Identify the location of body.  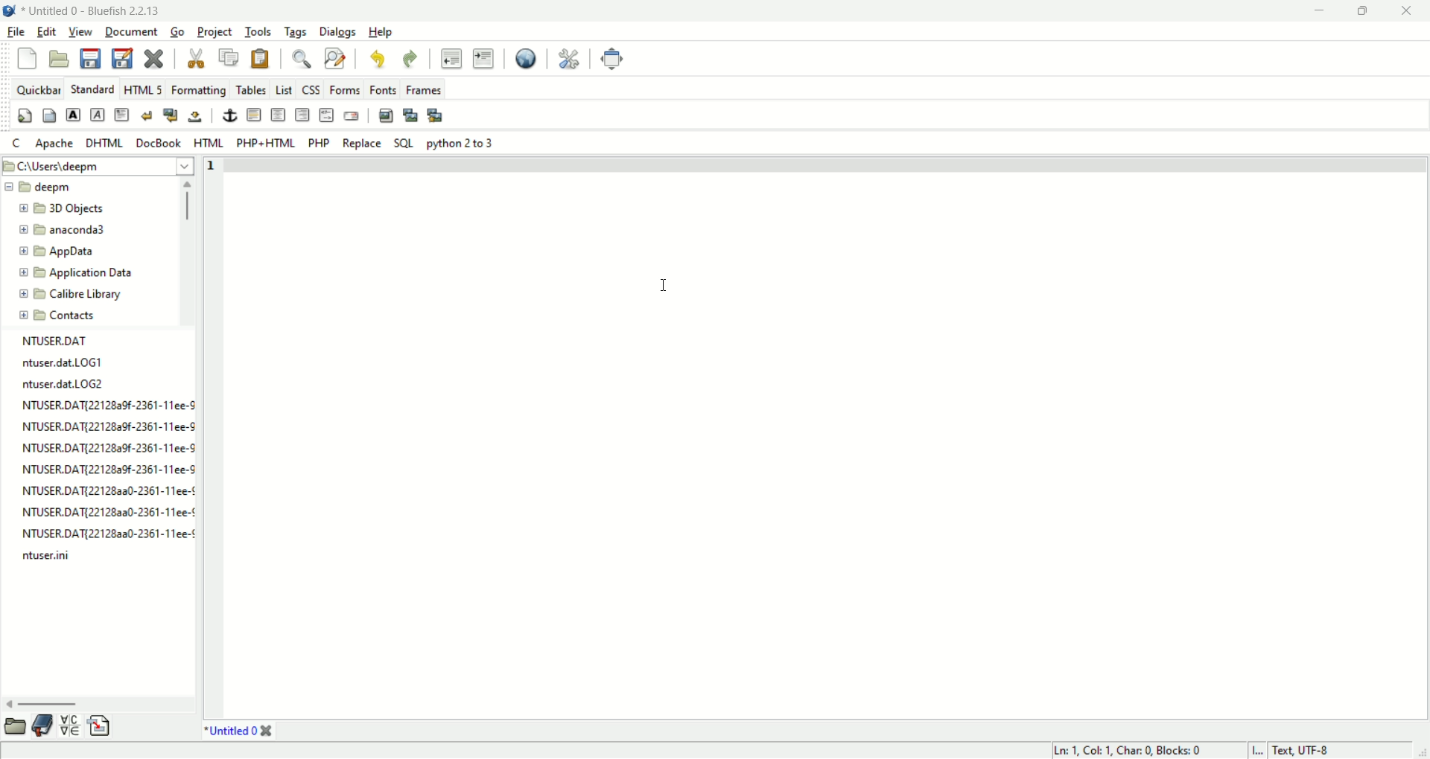
(48, 116).